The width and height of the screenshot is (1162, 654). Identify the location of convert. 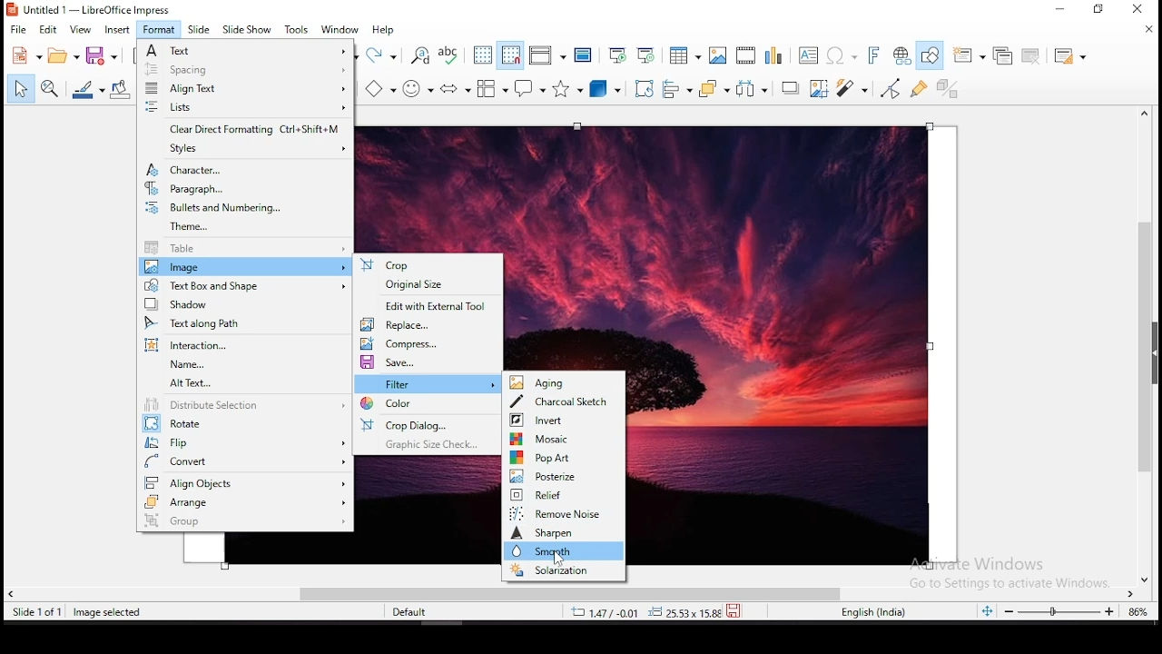
(247, 461).